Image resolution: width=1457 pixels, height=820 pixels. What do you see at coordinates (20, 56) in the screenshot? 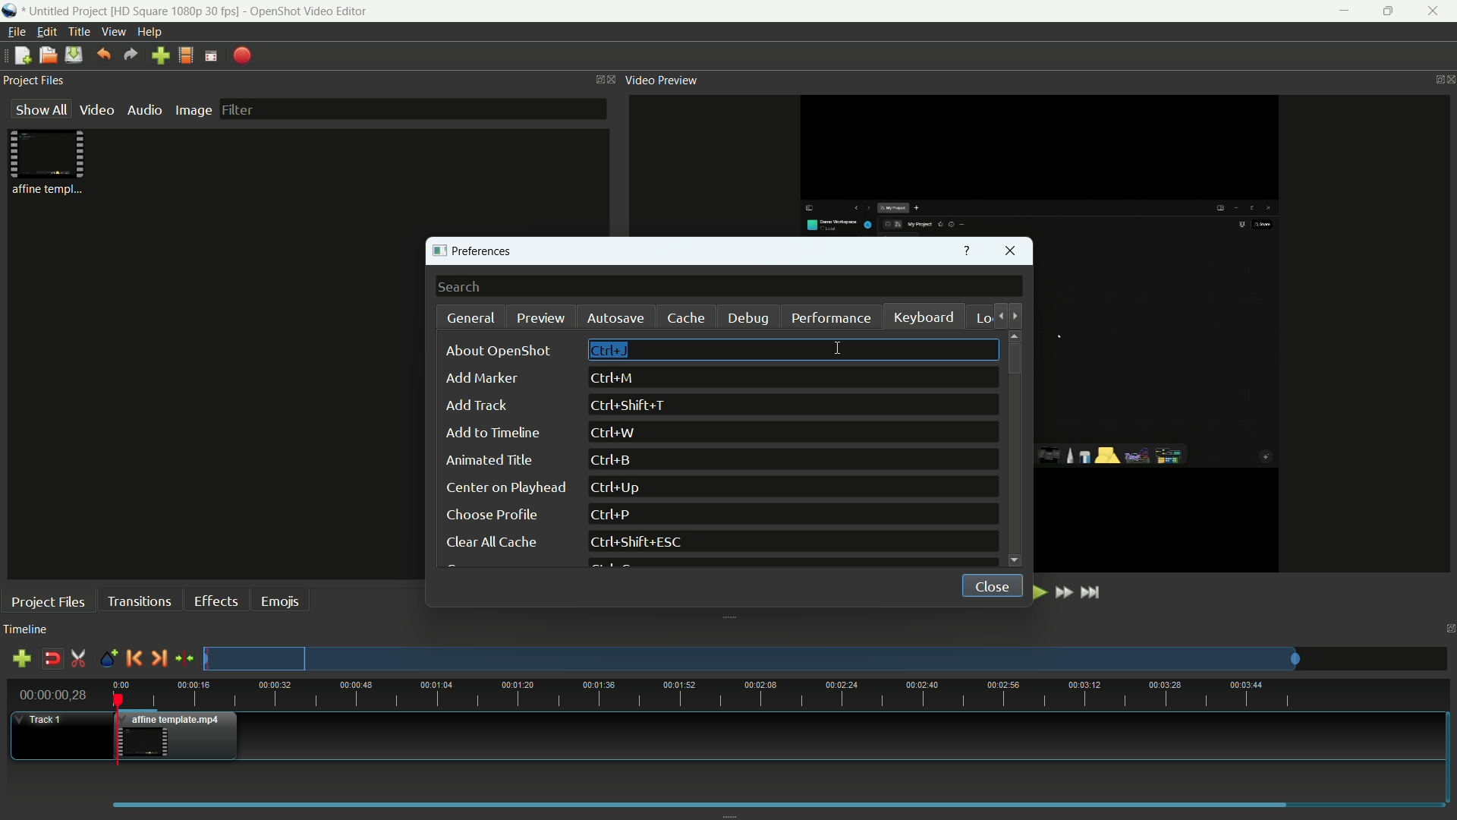
I see `new file` at bounding box center [20, 56].